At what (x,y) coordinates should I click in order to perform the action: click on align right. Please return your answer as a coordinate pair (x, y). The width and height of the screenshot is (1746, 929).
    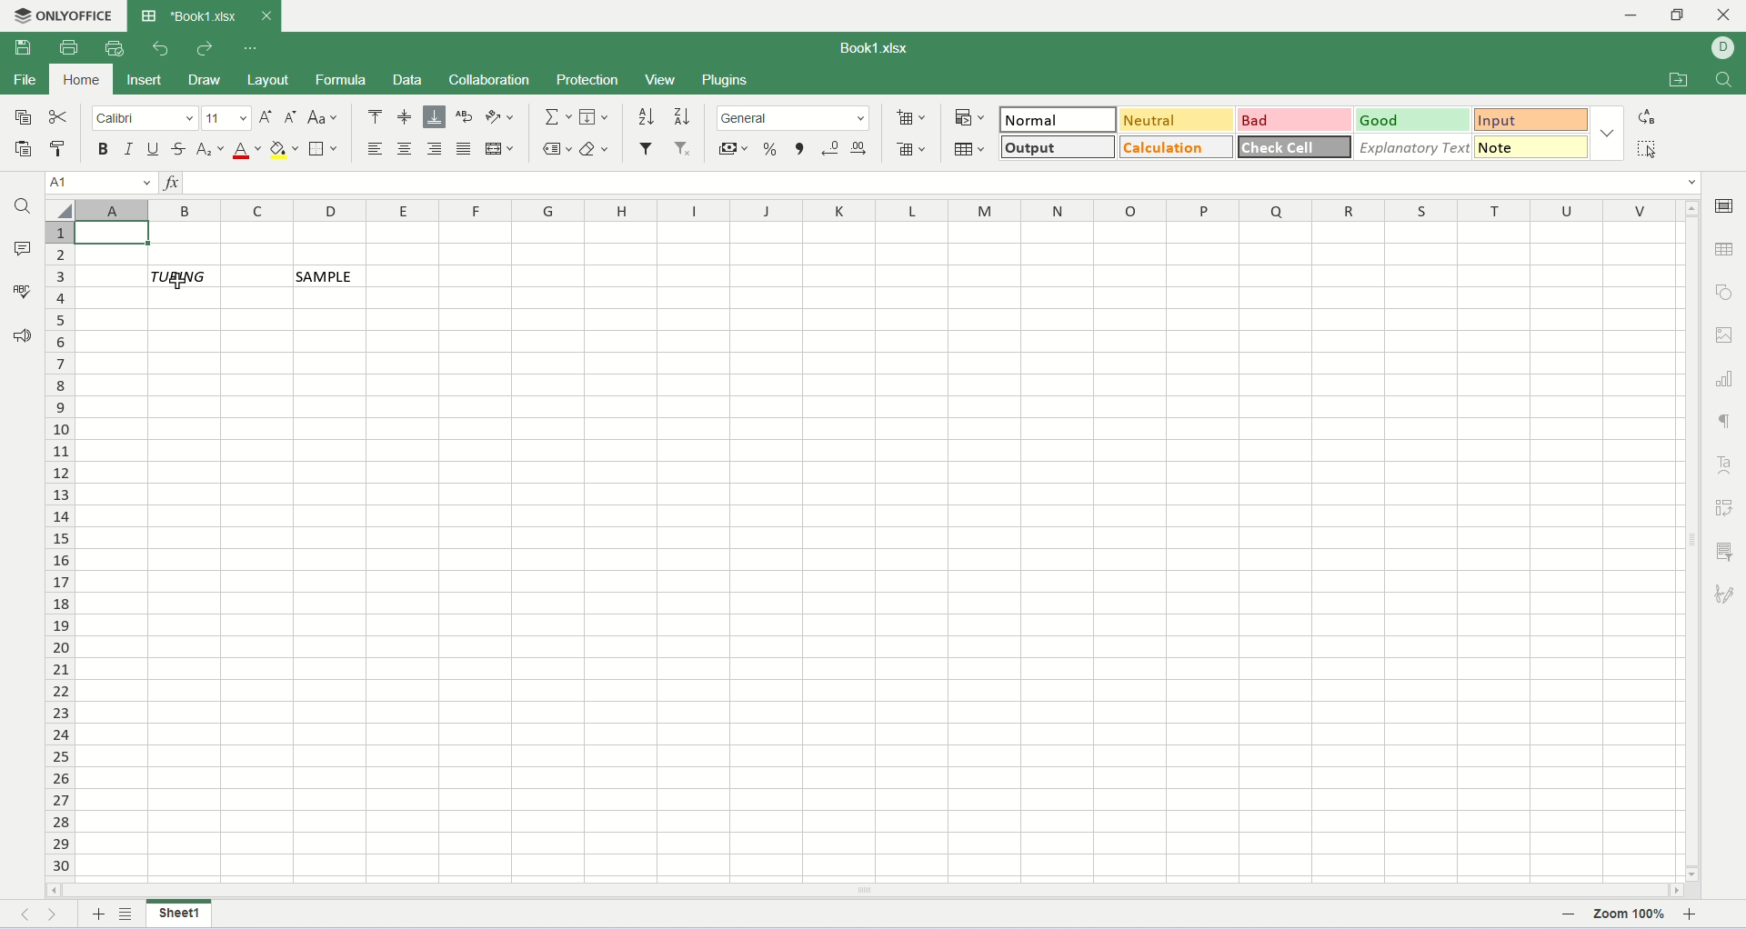
    Looking at the image, I should click on (436, 148).